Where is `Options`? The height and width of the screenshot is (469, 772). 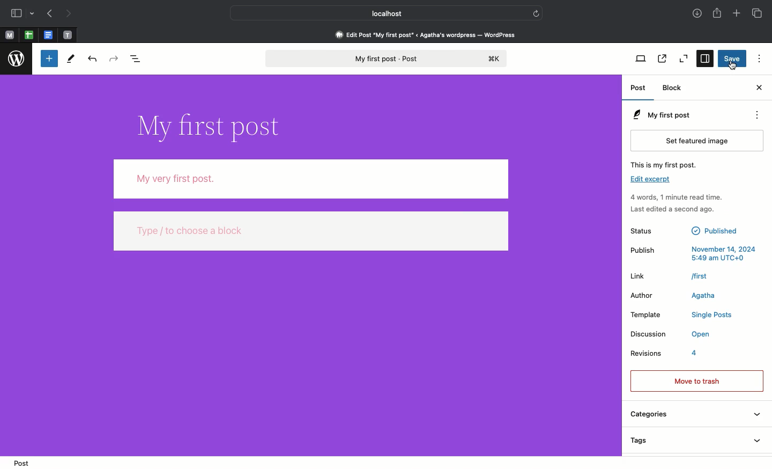
Options is located at coordinates (758, 58).